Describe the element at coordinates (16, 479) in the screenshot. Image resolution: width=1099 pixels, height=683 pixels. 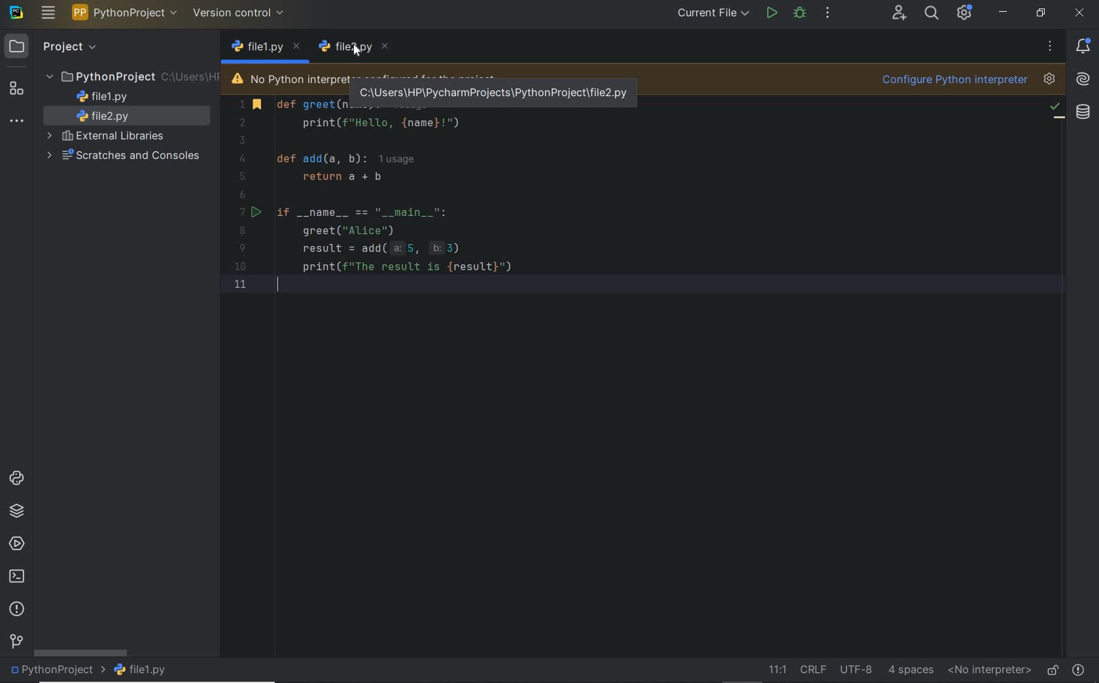
I see `python consoles` at that location.